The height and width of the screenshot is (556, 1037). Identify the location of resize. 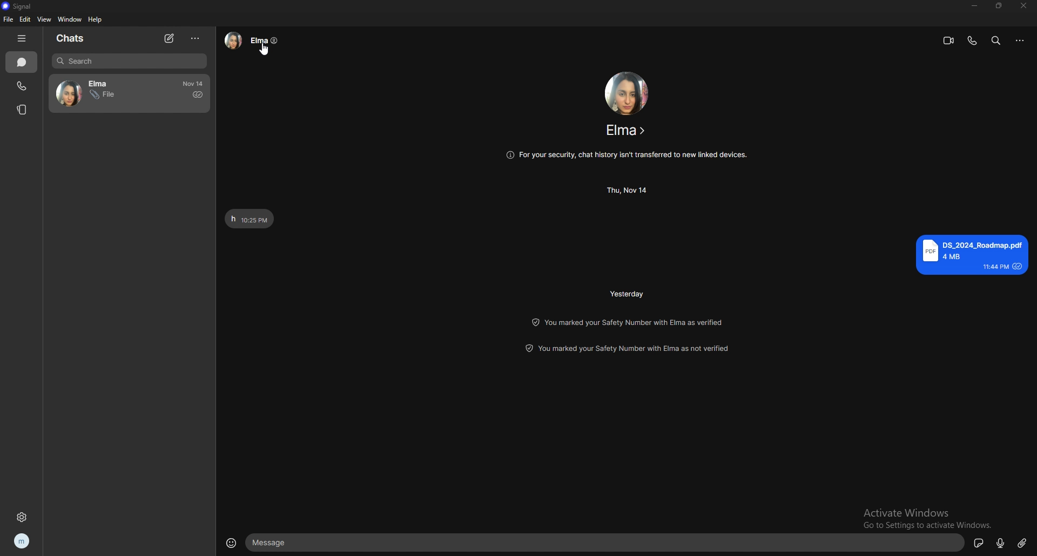
(999, 6).